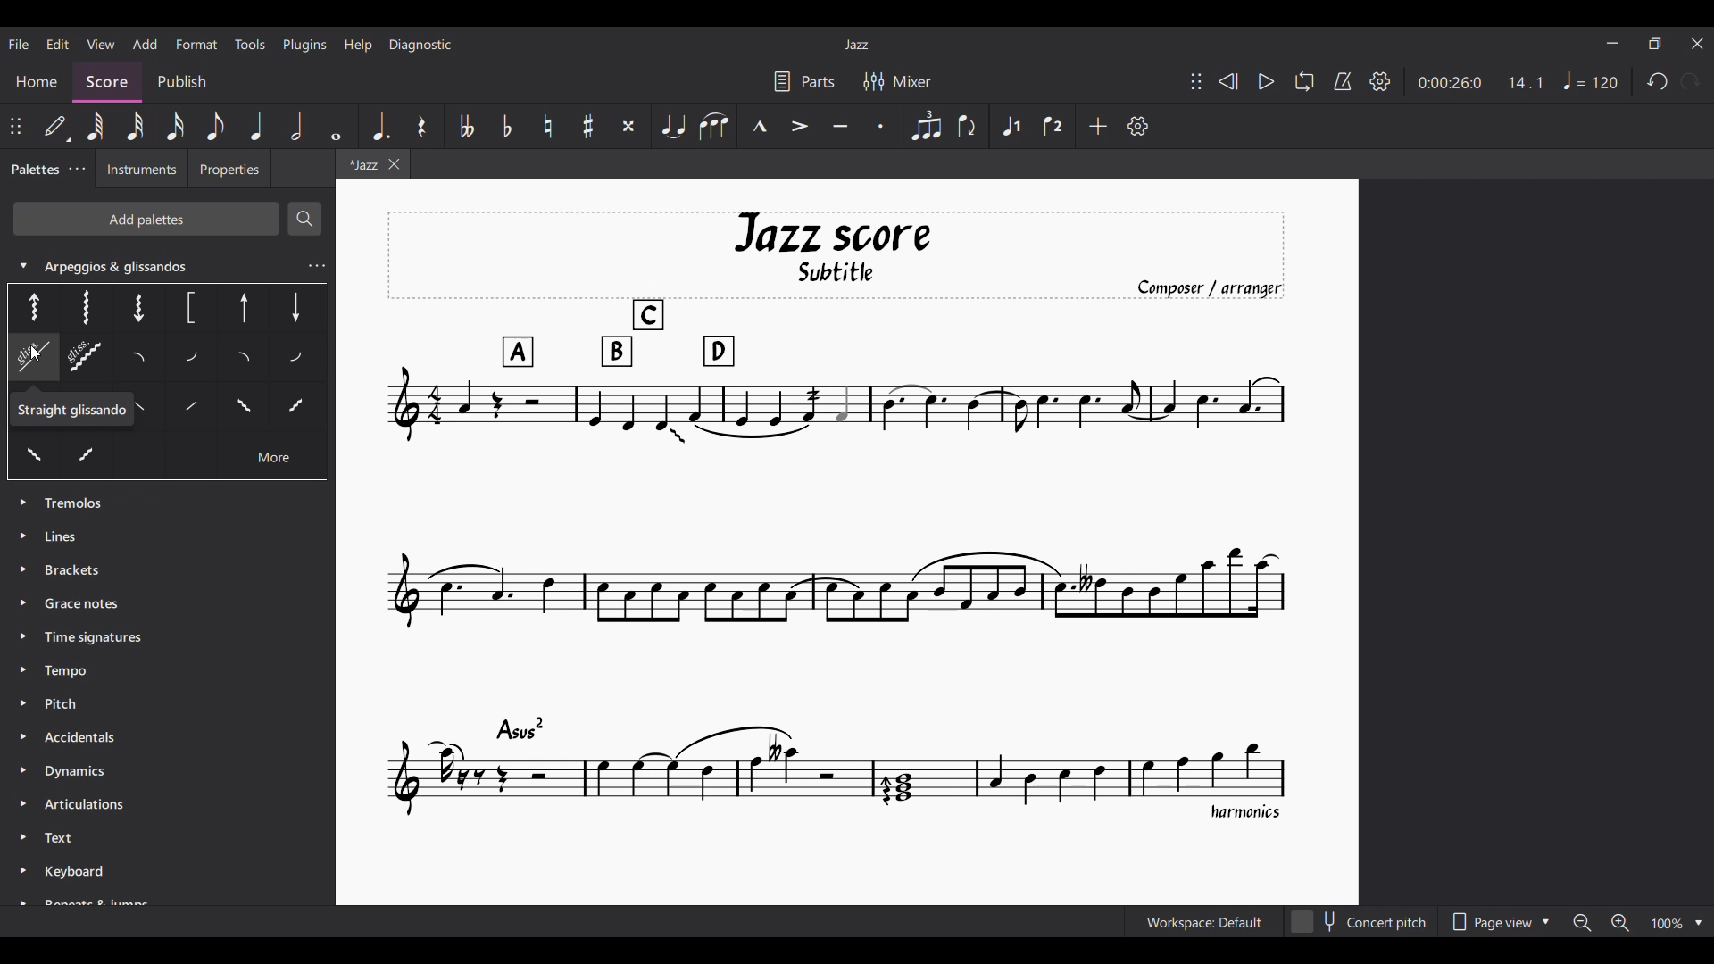  Describe the element at coordinates (79, 503) in the screenshot. I see `Palette options` at that location.